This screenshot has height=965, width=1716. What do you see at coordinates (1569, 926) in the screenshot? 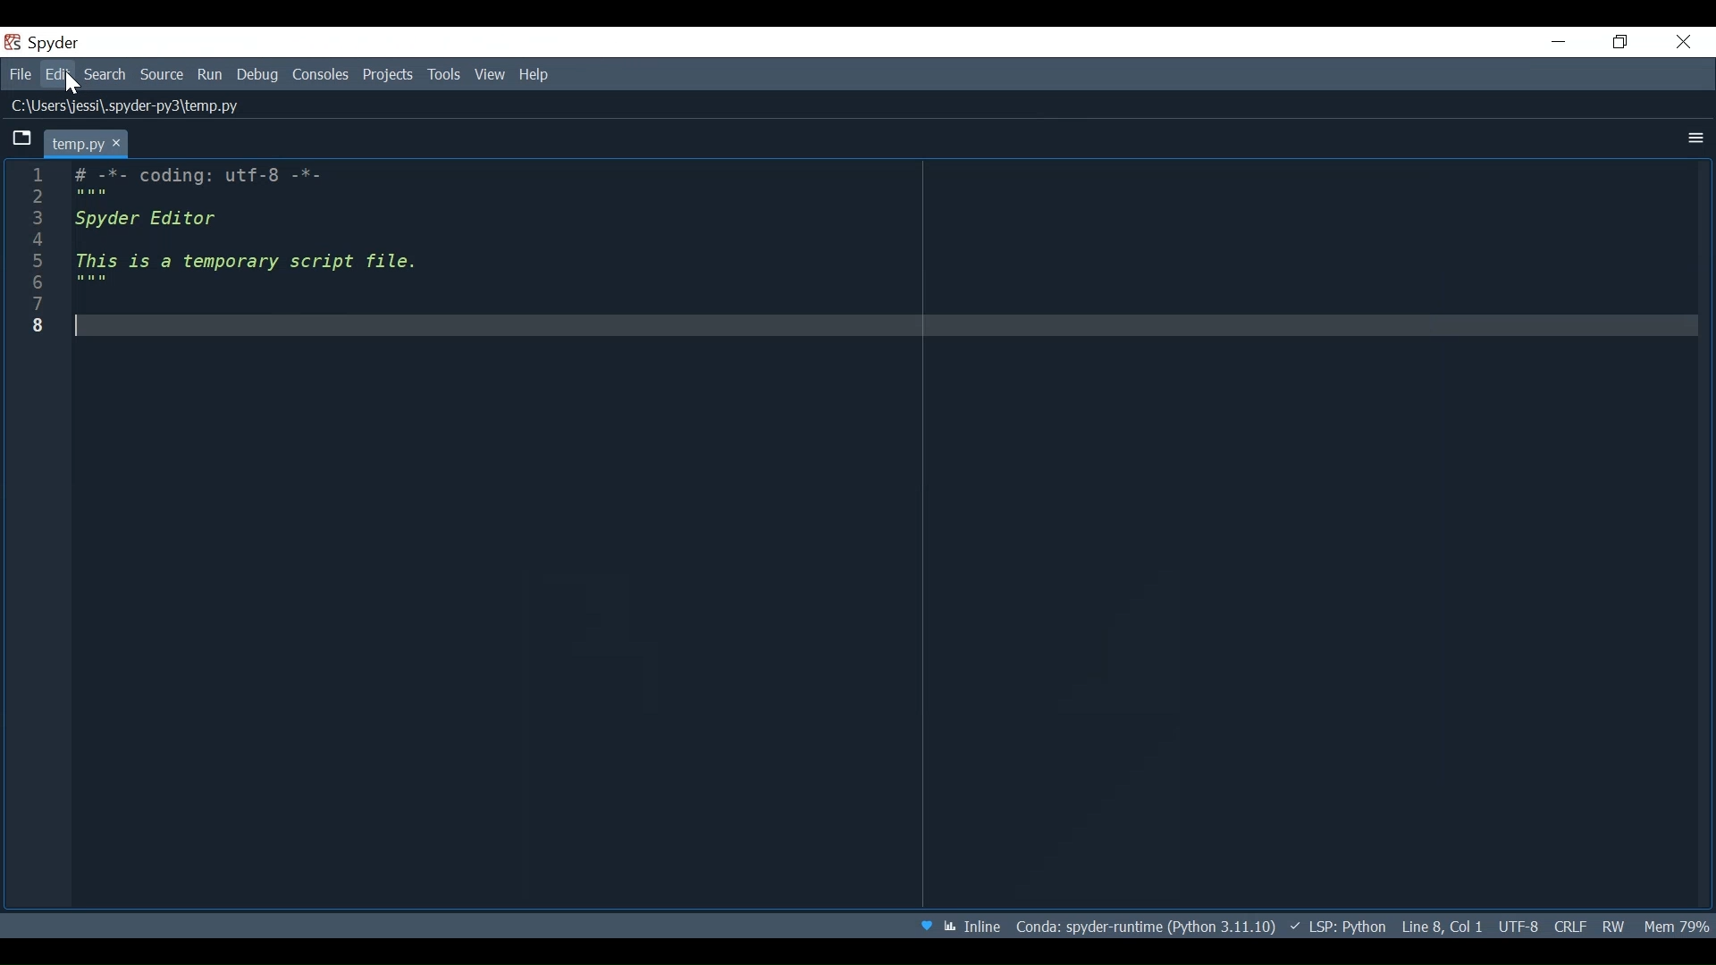
I see `File EQL Status` at bounding box center [1569, 926].